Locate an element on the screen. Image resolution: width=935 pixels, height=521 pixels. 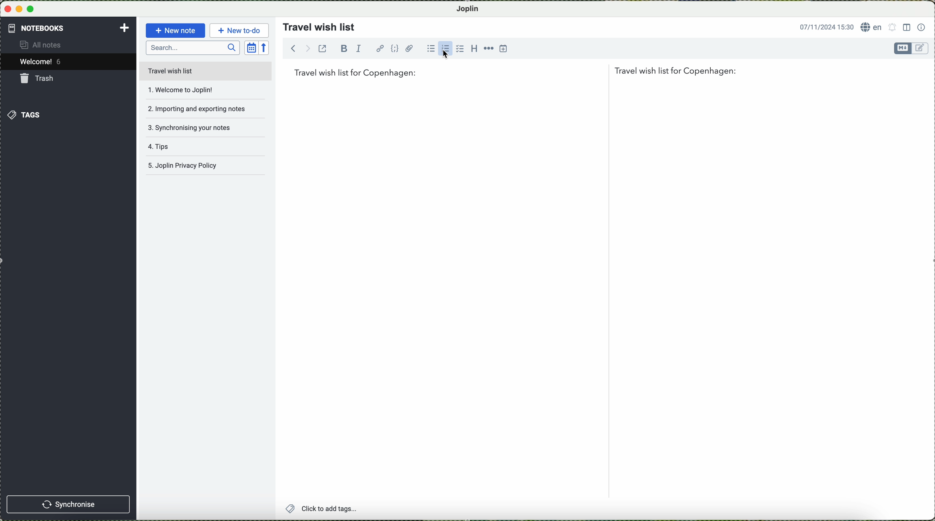
synchronising your notes is located at coordinates (195, 127).